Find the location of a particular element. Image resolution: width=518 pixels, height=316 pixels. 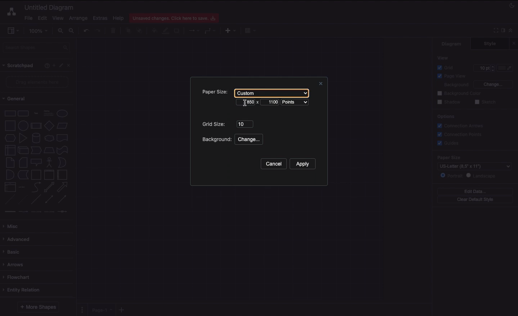

Item list is located at coordinates (24, 187).